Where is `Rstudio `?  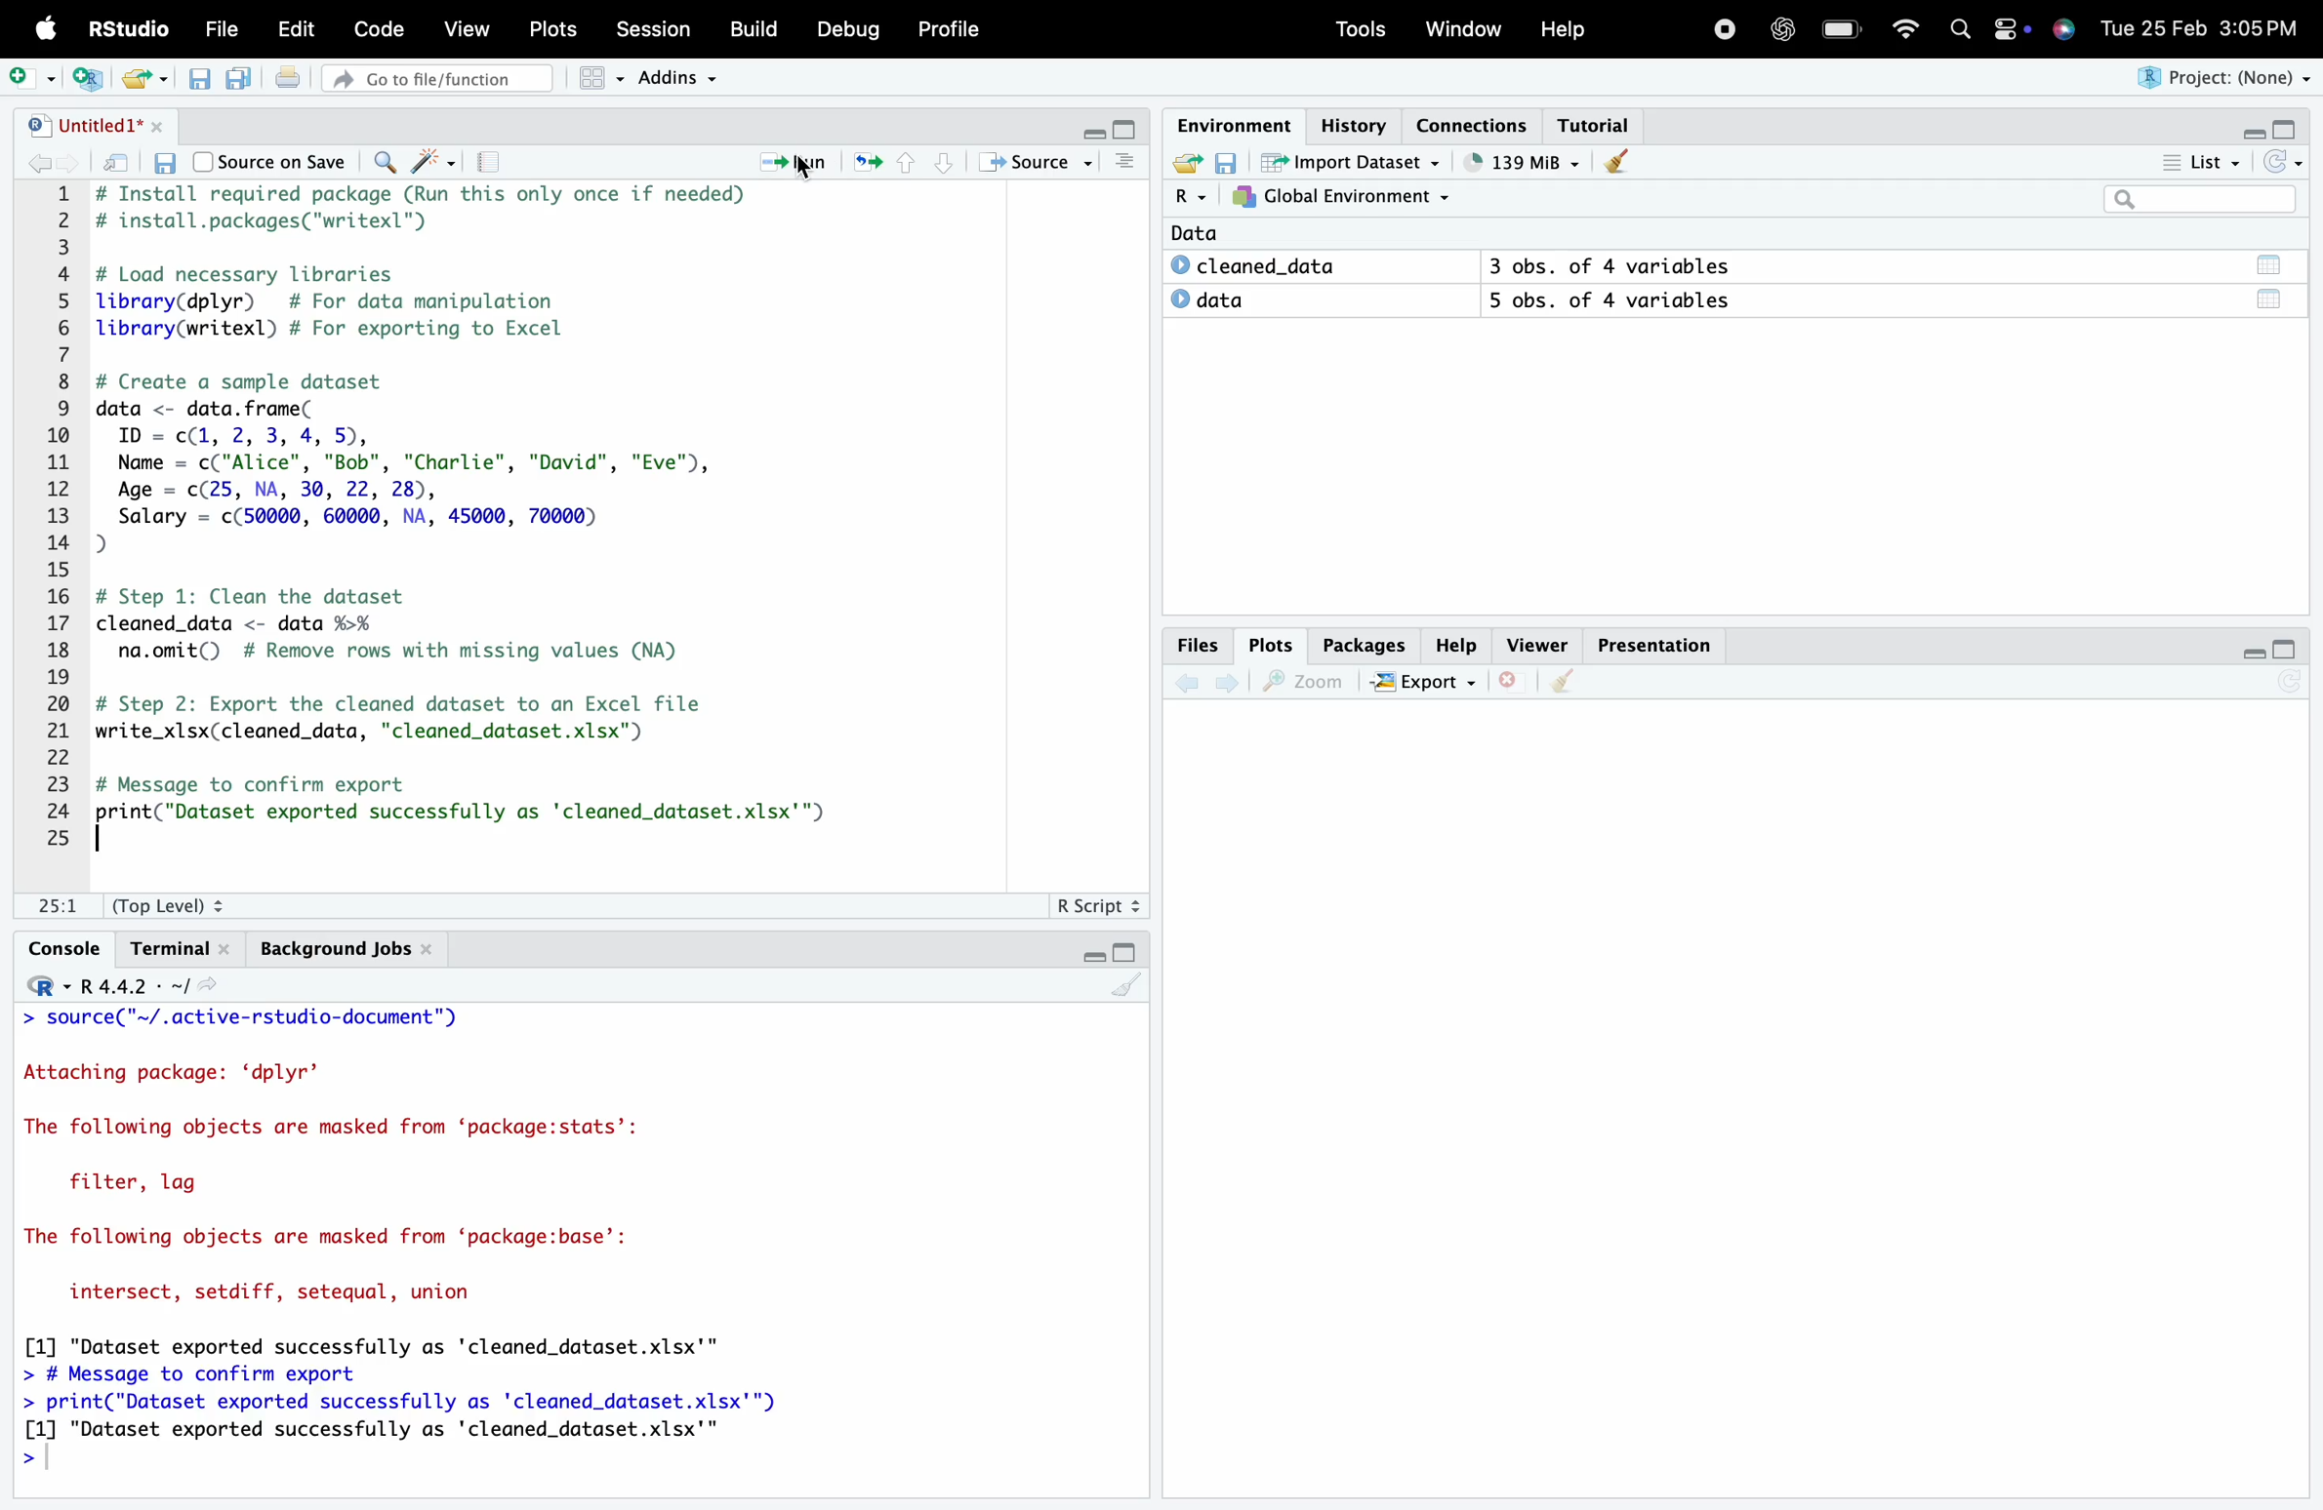 Rstudio  is located at coordinates (47, 985).